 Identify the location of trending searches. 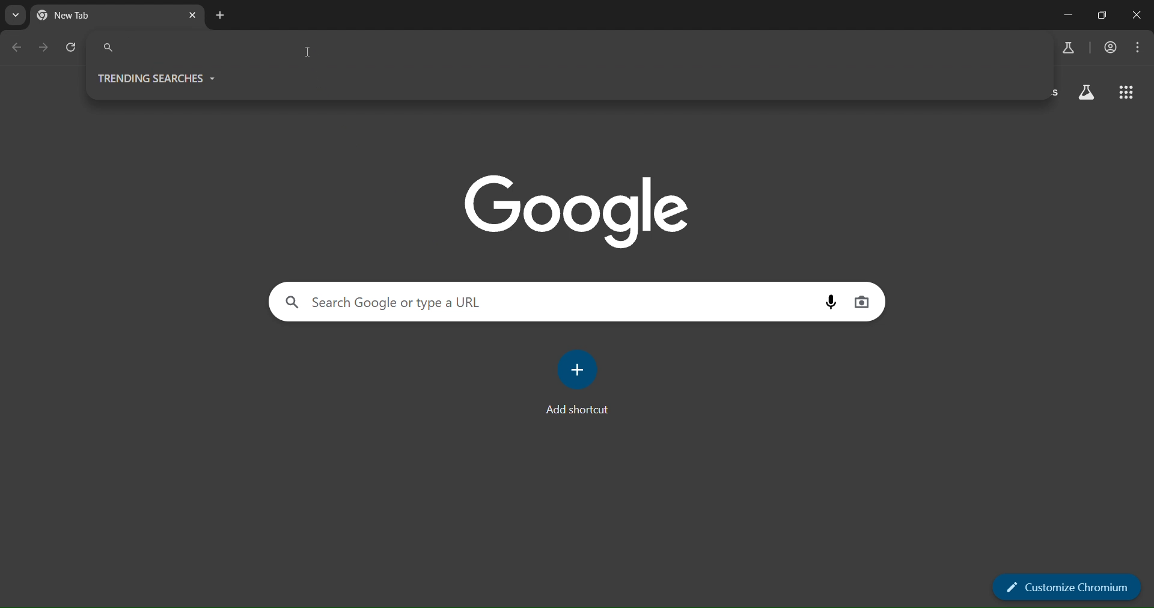
(156, 76).